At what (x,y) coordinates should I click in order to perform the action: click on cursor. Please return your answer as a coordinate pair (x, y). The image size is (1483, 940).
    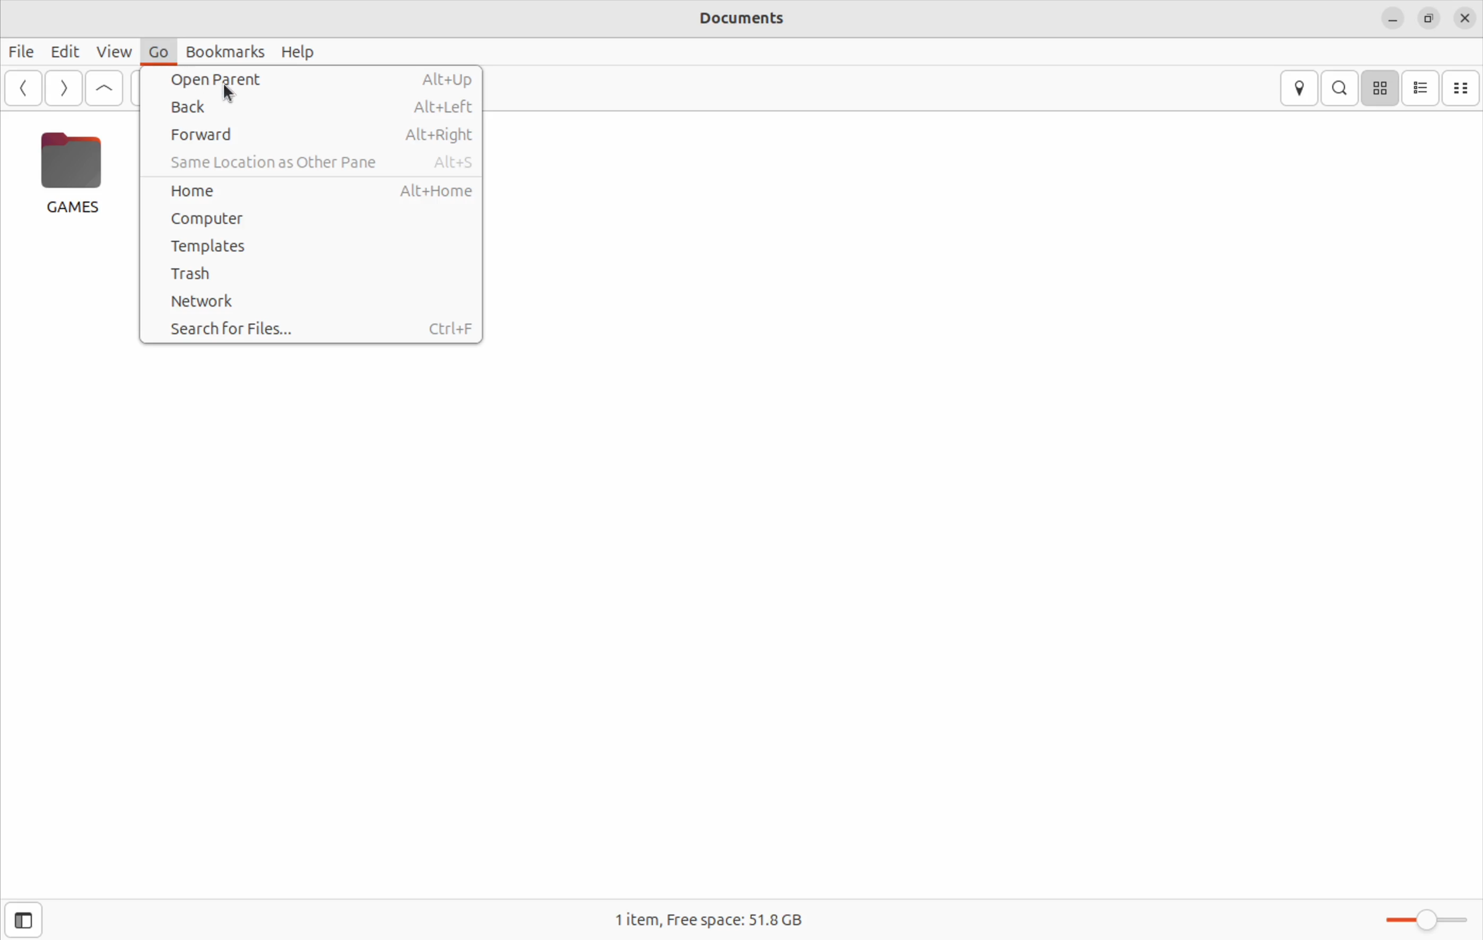
    Looking at the image, I should click on (232, 95).